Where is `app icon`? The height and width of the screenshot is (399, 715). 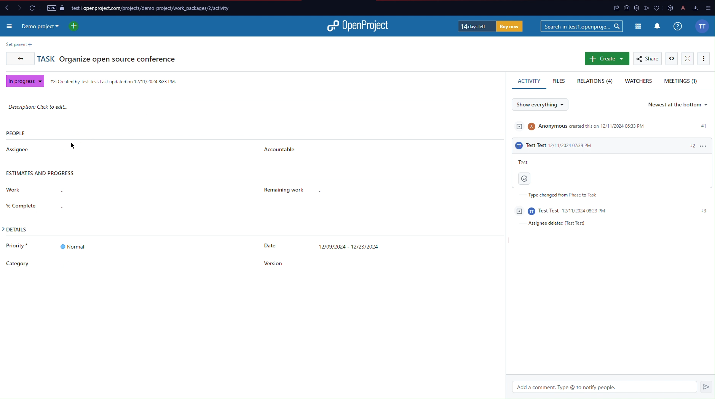 app icon is located at coordinates (623, 8).